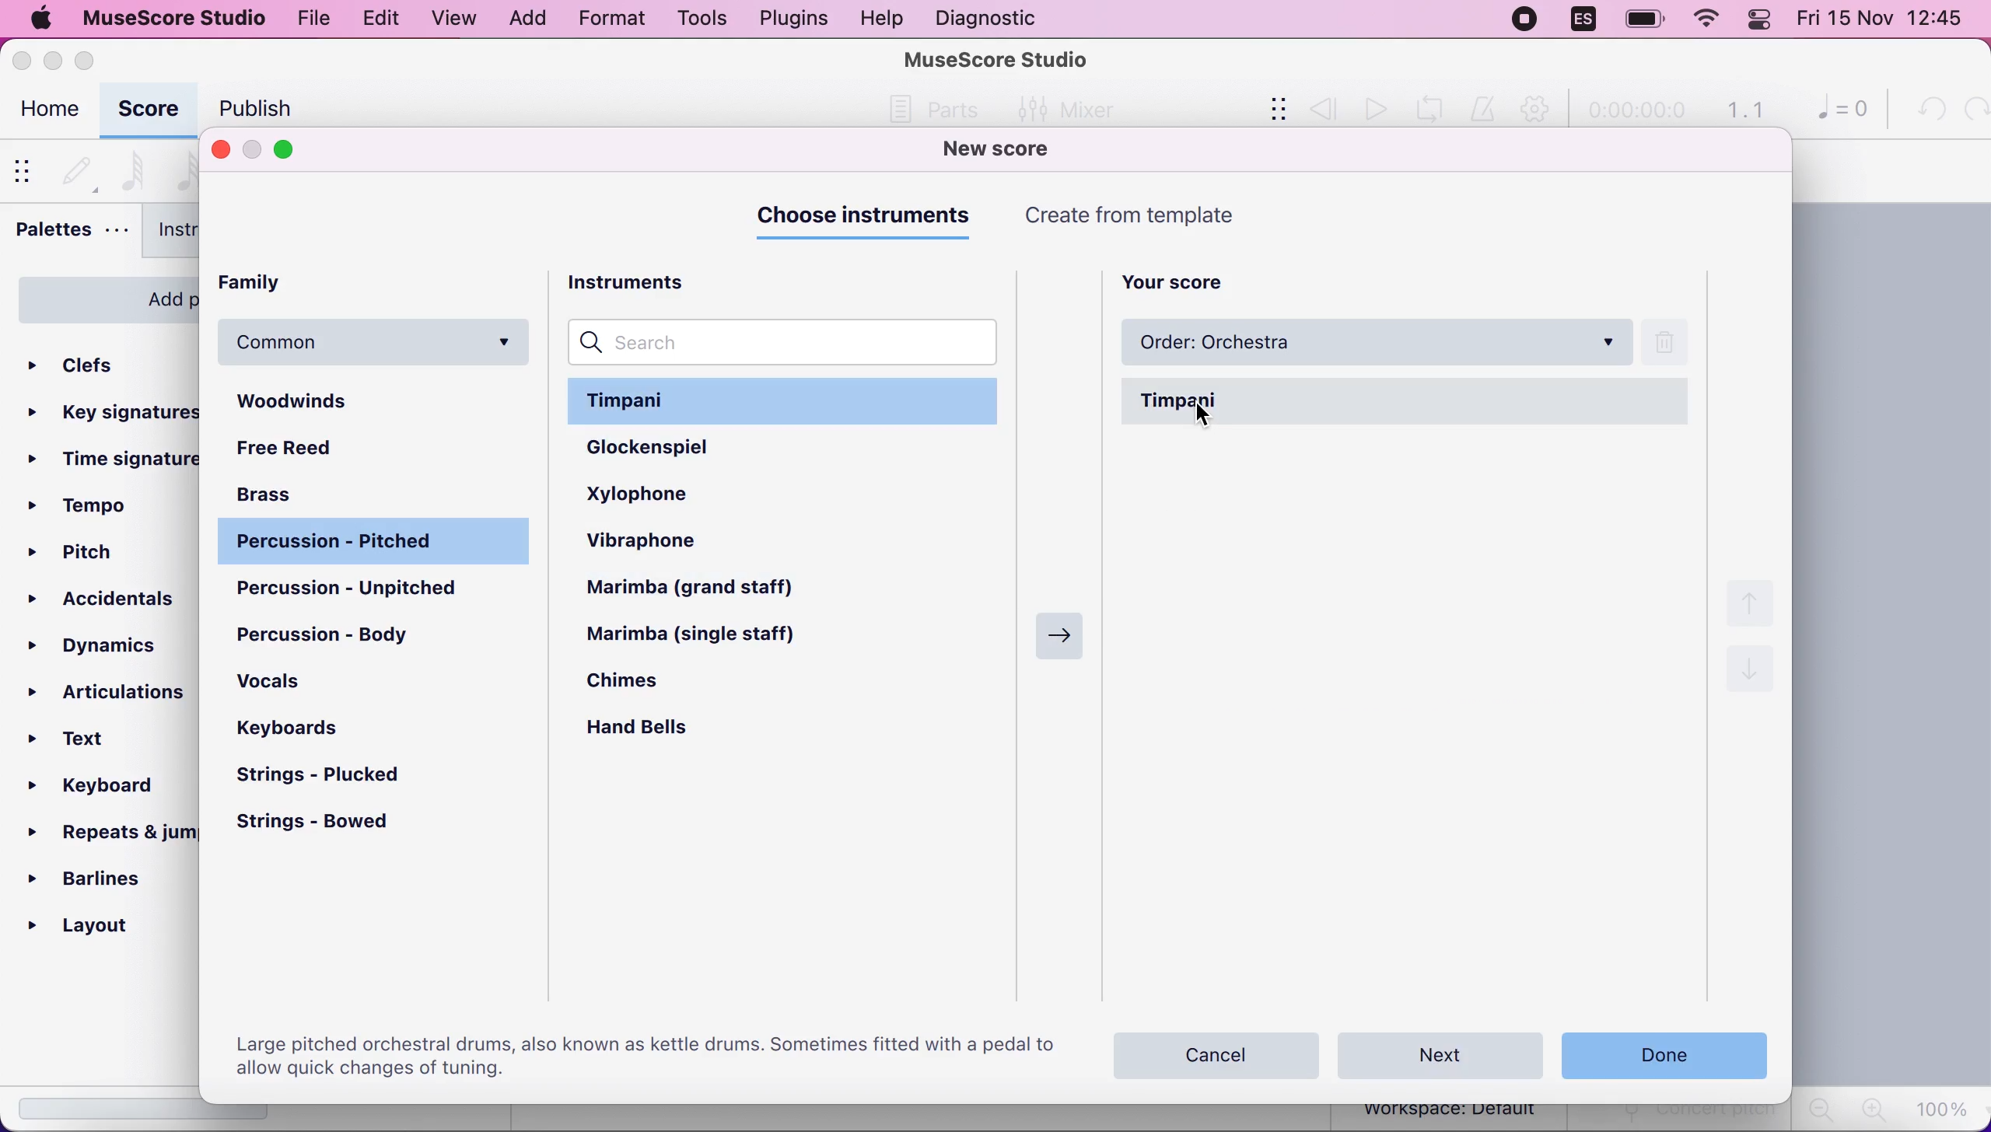  What do you see at coordinates (292, 687) in the screenshot?
I see `vocals` at bounding box center [292, 687].